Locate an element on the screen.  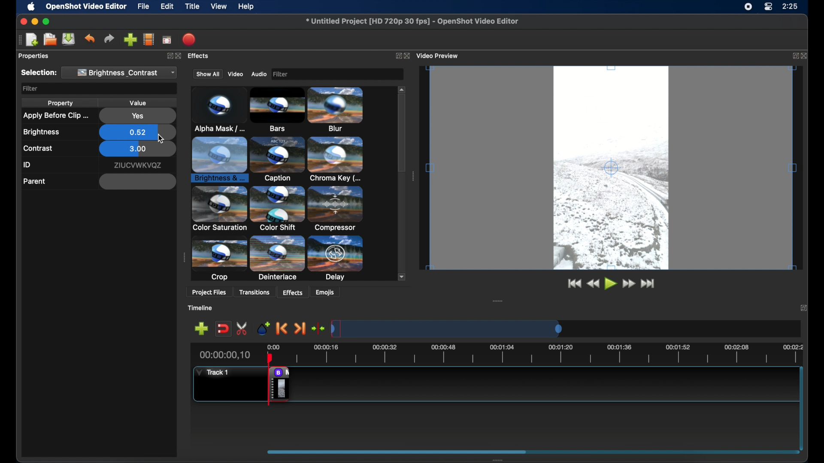
0.52 is located at coordinates (137, 131).